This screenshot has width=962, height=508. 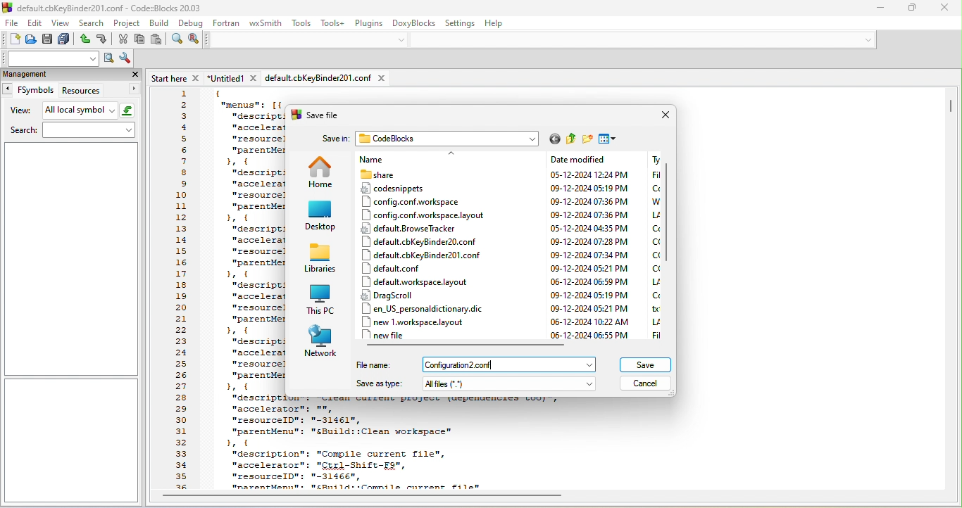 I want to click on default conf, so click(x=398, y=269).